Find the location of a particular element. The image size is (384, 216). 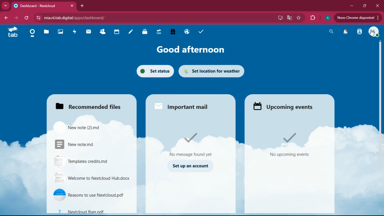

forward is located at coordinates (16, 18).